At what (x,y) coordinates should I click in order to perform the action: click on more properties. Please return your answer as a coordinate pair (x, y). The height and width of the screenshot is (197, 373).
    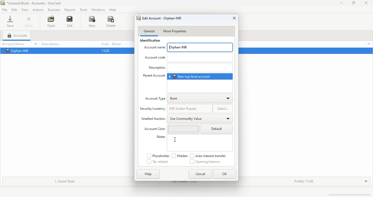
    Looking at the image, I should click on (175, 31).